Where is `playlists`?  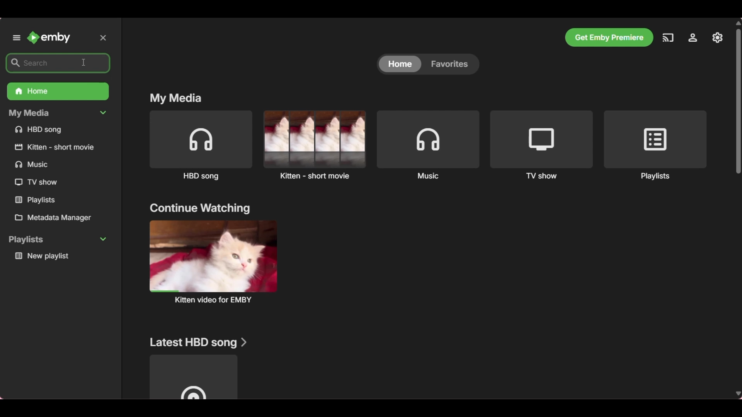 playlists is located at coordinates (58, 240).